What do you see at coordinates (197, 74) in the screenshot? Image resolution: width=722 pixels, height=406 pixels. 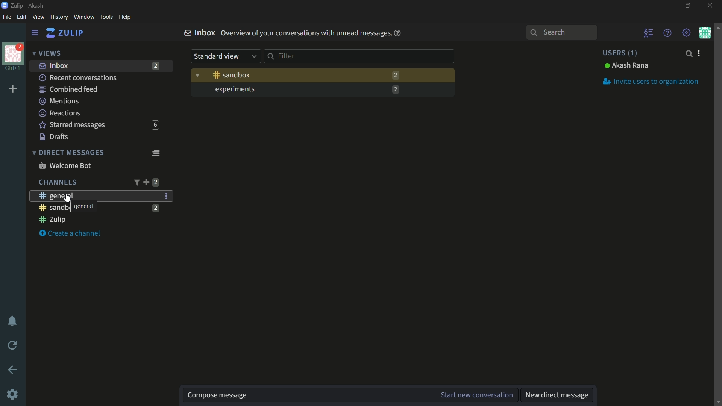 I see `expand` at bounding box center [197, 74].